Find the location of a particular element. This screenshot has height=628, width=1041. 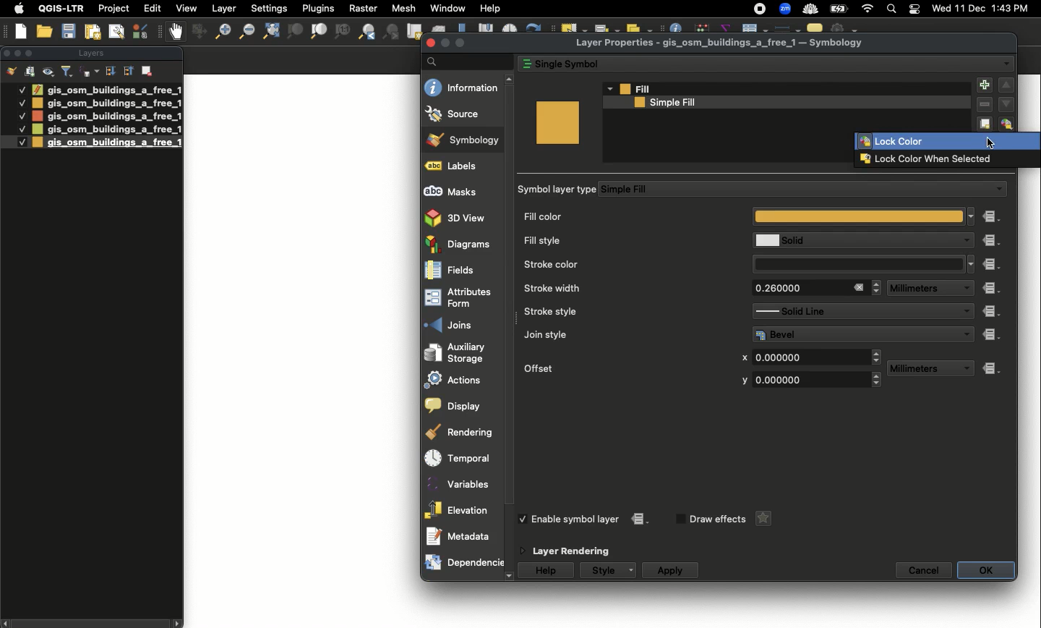

Bevel is located at coordinates (853, 334).